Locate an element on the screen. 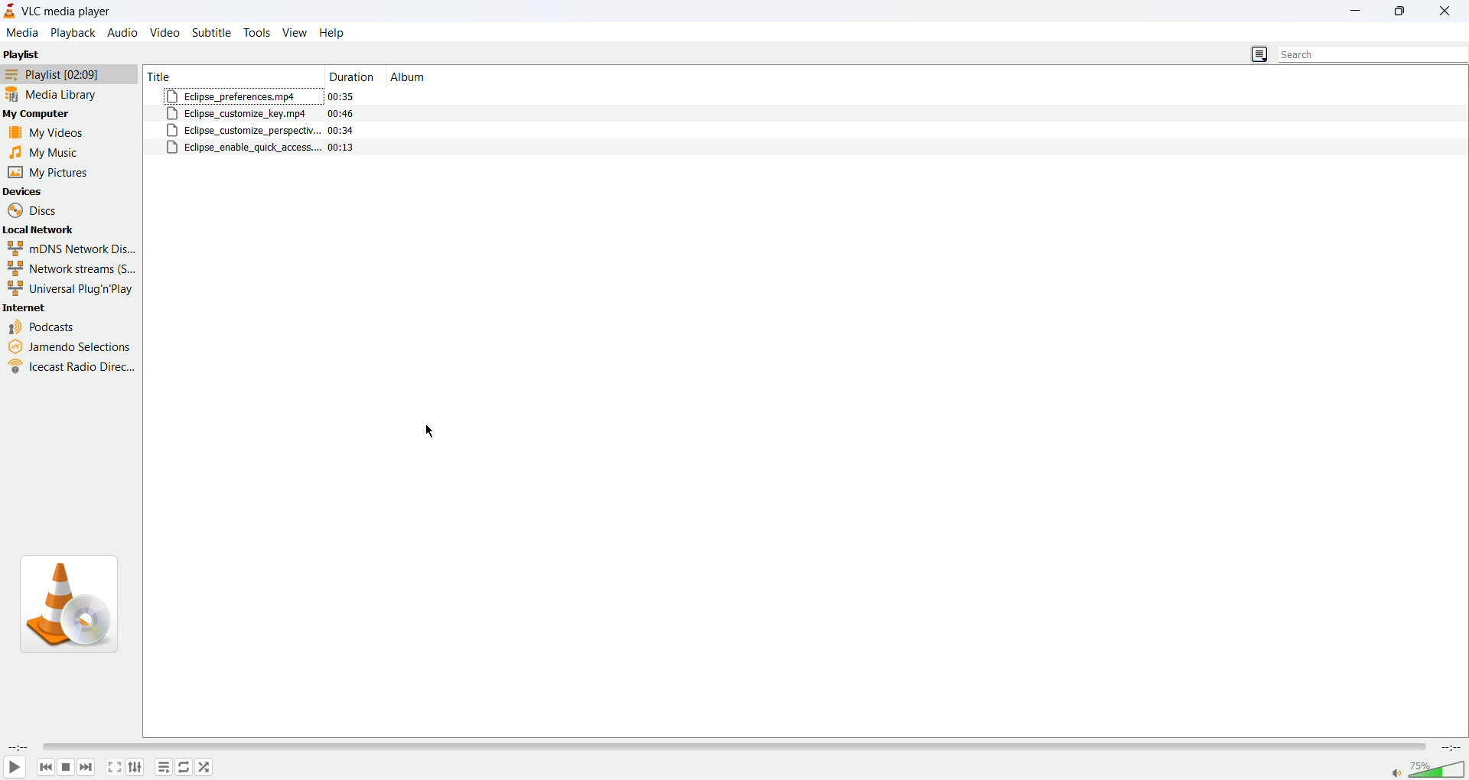 The height and width of the screenshot is (780, 1469). stop is located at coordinates (65, 767).